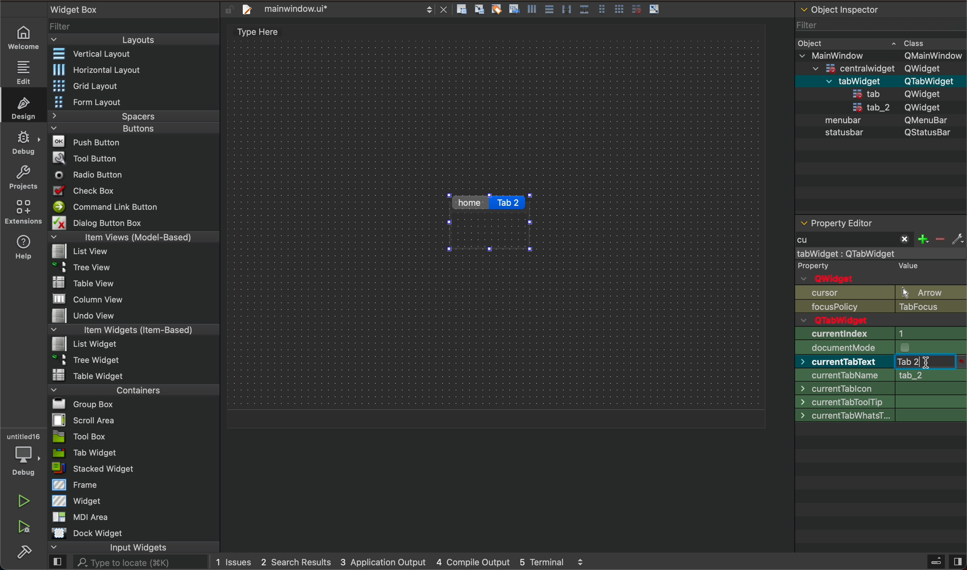  I want to click on palette, so click(881, 414).